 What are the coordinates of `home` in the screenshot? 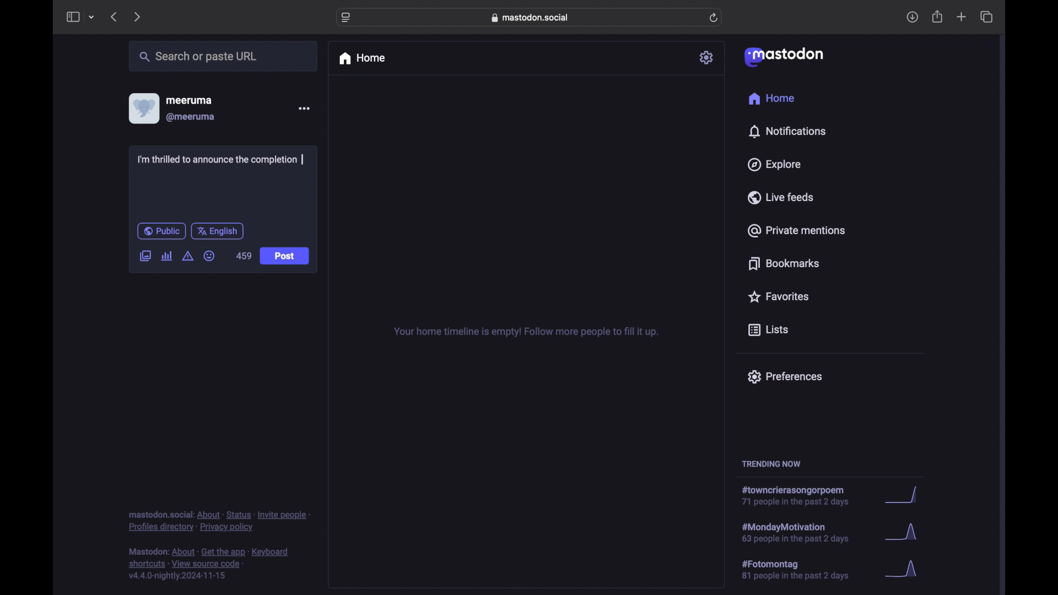 It's located at (773, 98).